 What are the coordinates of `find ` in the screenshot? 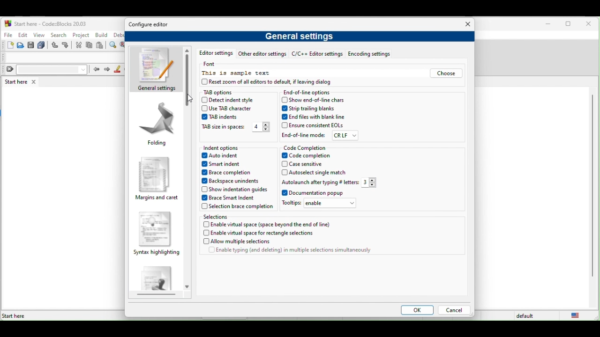 It's located at (114, 45).